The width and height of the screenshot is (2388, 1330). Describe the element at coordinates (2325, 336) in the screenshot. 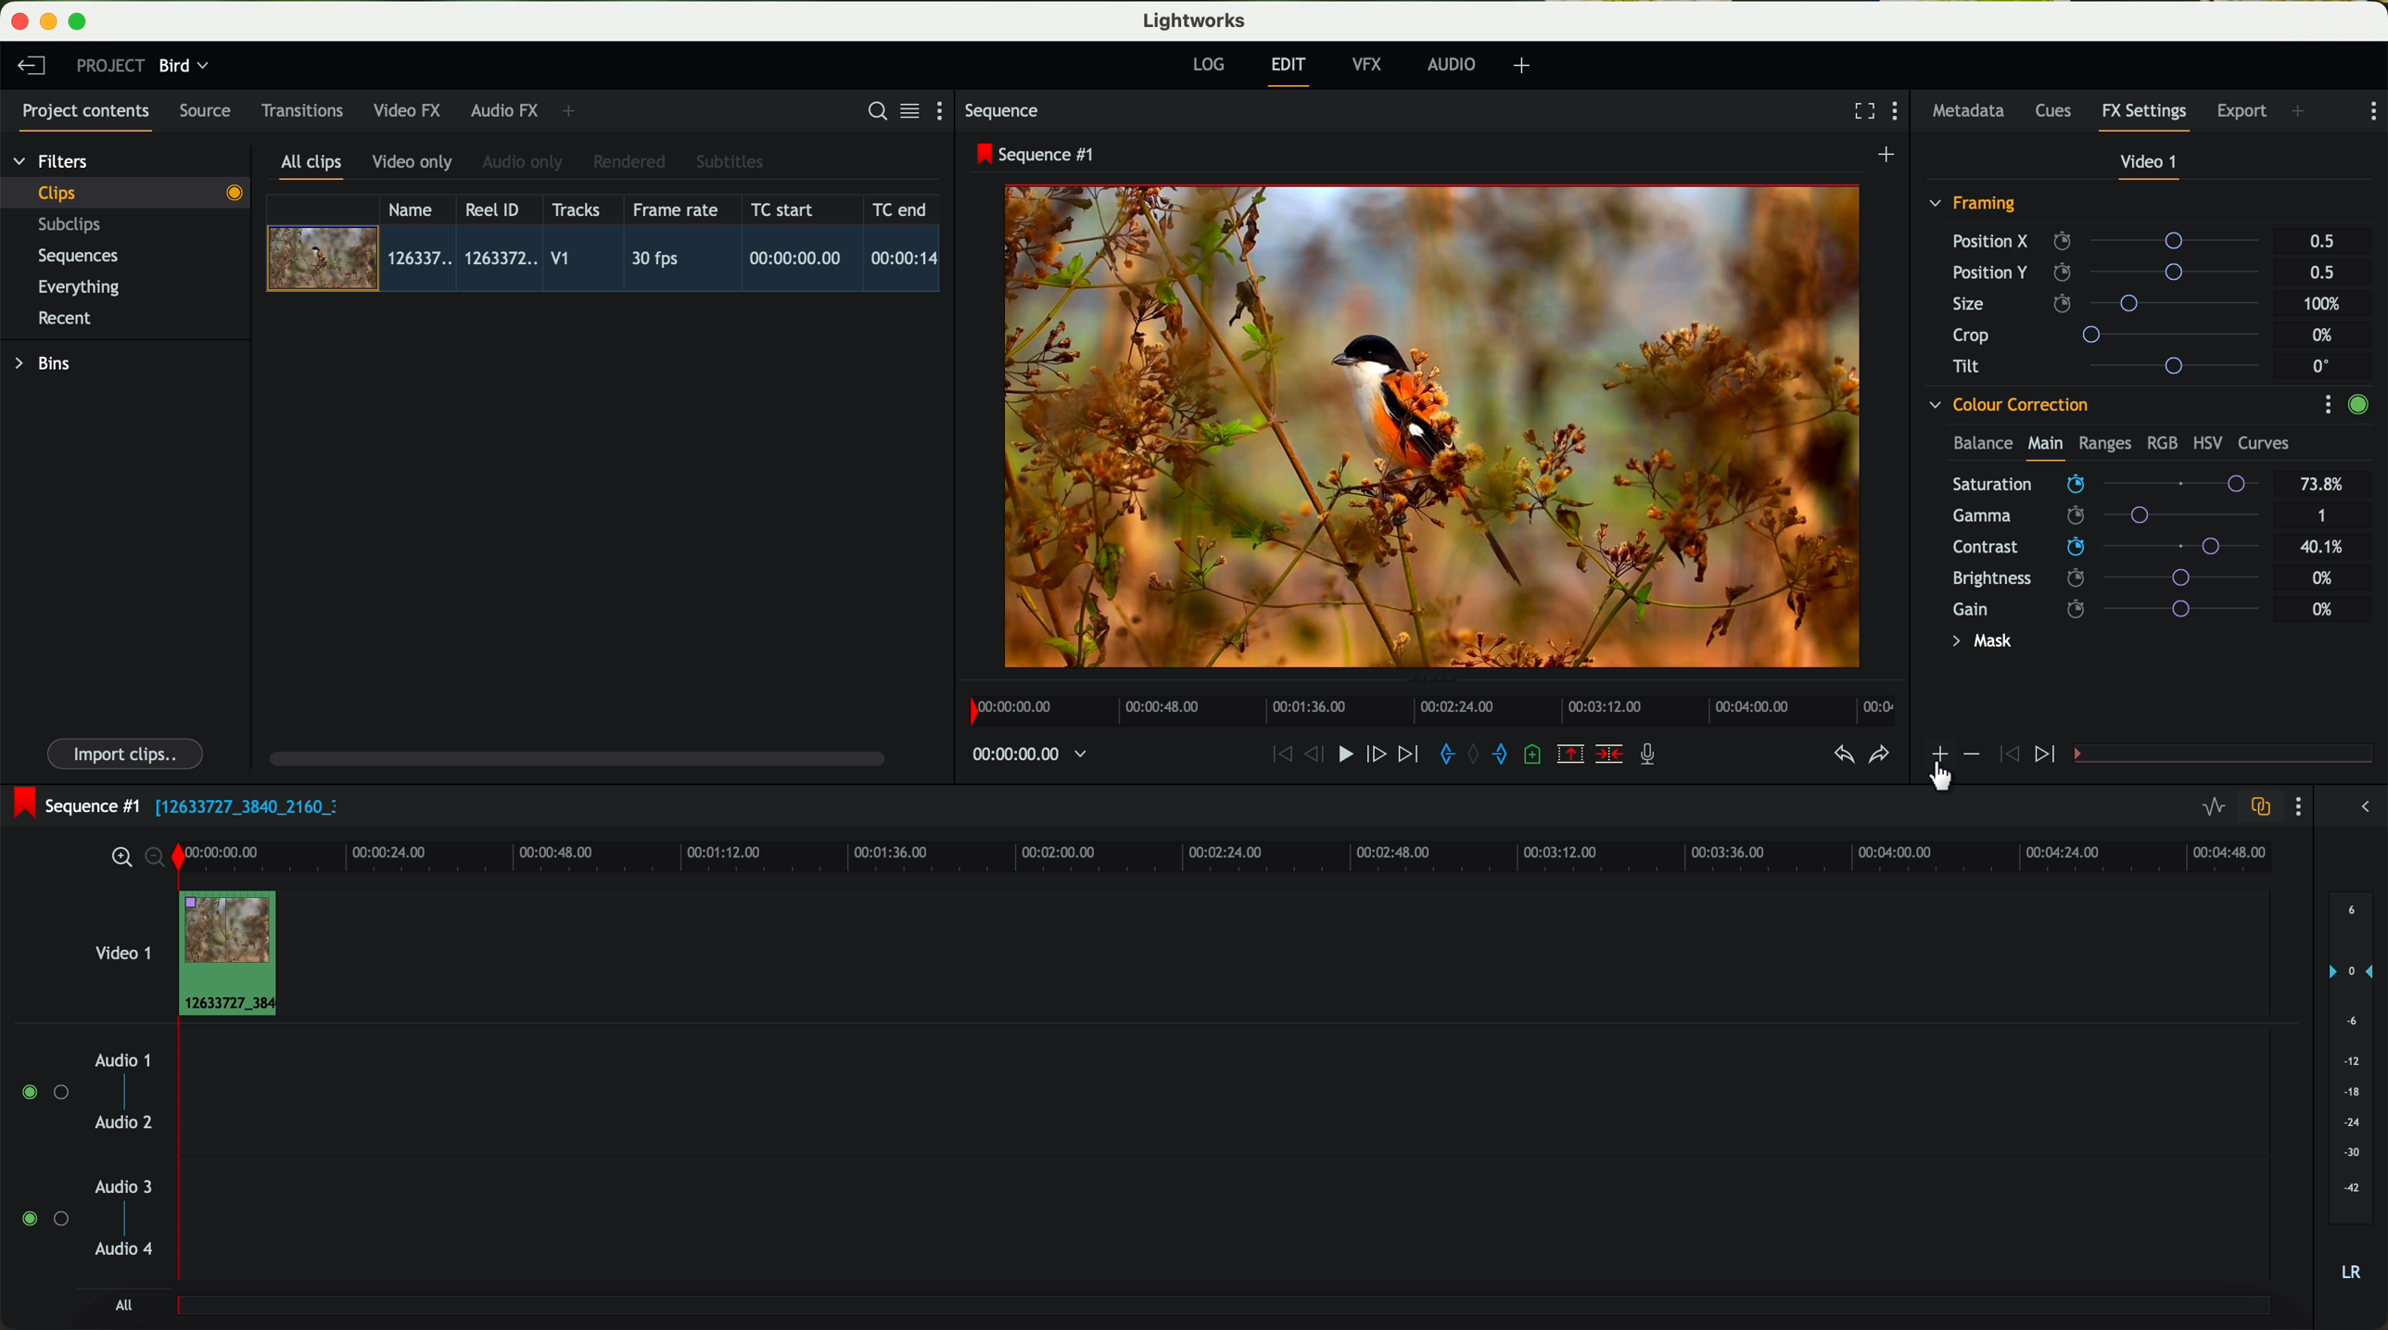

I see `0%` at that location.